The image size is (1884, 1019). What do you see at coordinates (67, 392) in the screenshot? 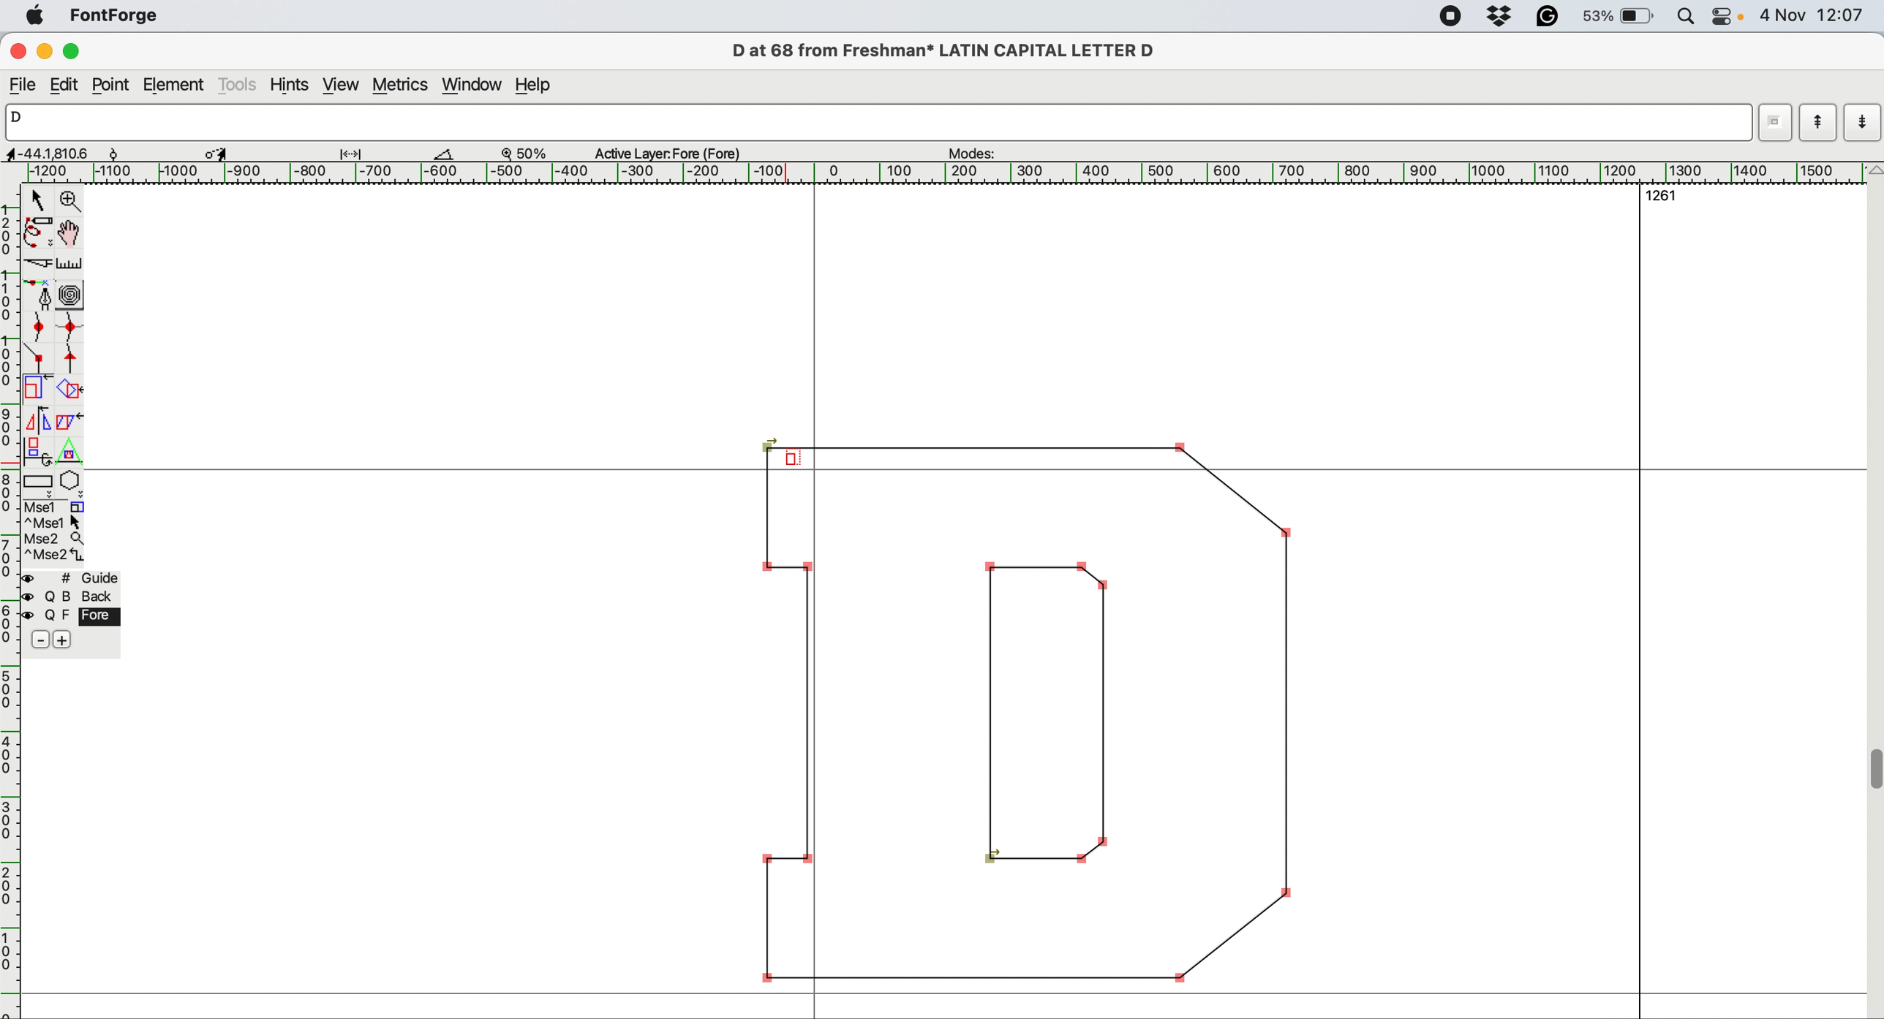
I see `rotate the selection` at bounding box center [67, 392].